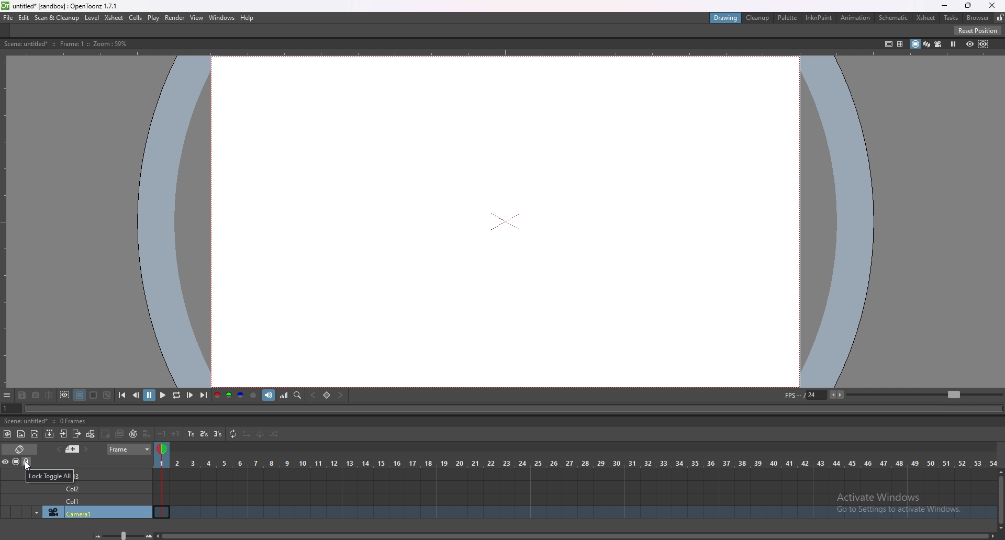 The width and height of the screenshot is (1005, 540). Describe the element at coordinates (247, 434) in the screenshot. I see `reverse` at that location.